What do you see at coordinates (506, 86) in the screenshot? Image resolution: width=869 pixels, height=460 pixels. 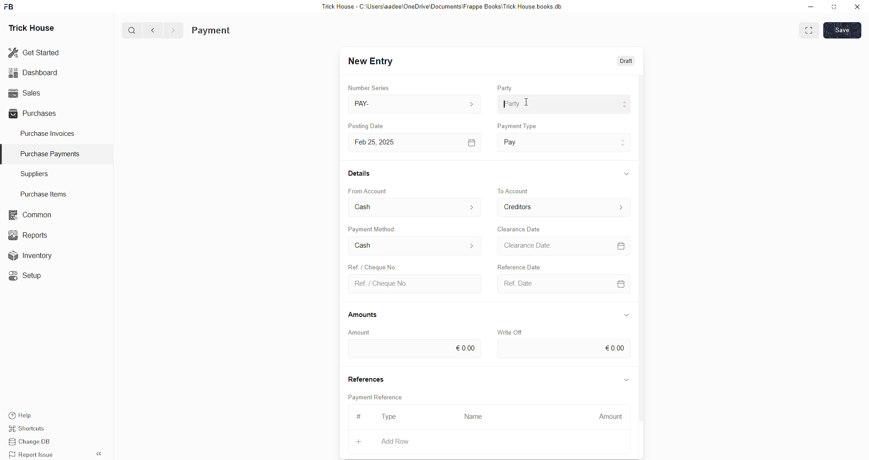 I see `Party` at bounding box center [506, 86].